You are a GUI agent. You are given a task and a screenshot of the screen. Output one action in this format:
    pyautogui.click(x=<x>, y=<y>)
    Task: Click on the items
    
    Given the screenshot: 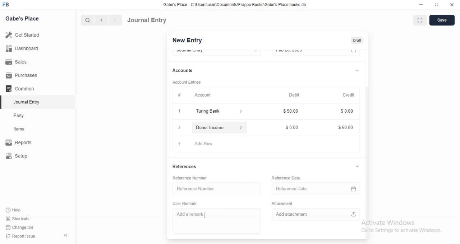 What is the action you would take?
    pyautogui.click(x=24, y=130)
    